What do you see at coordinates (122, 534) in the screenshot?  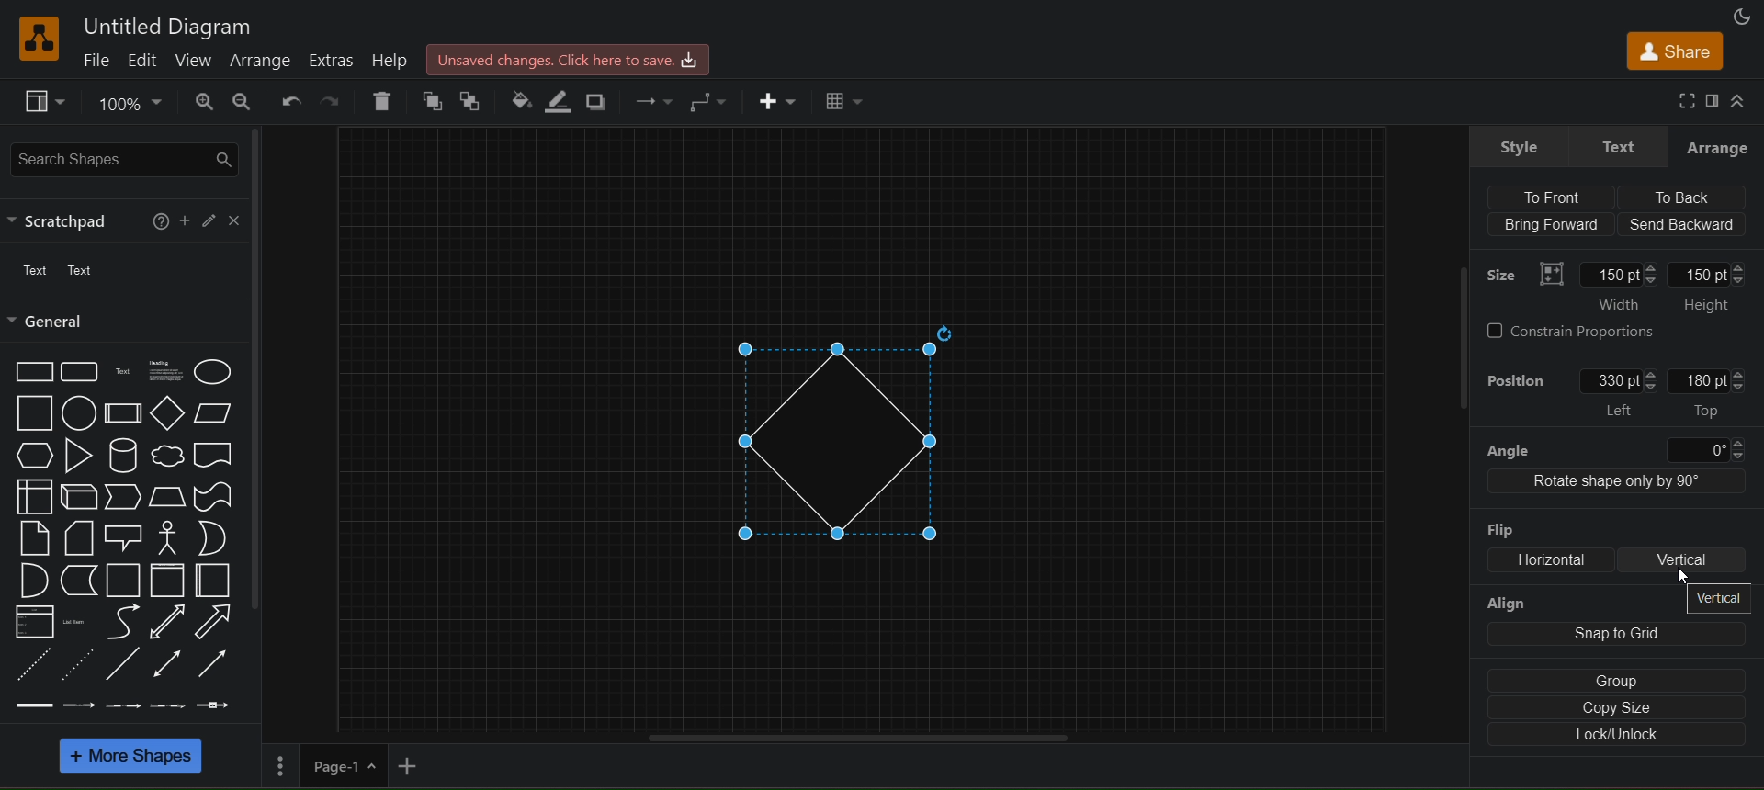 I see `callout` at bounding box center [122, 534].